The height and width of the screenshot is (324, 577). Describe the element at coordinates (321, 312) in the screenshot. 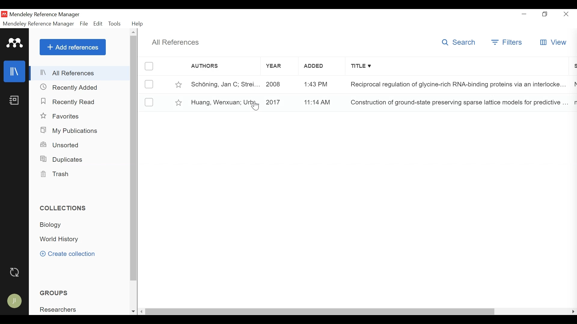

I see `Vertical Scroll bar` at that location.